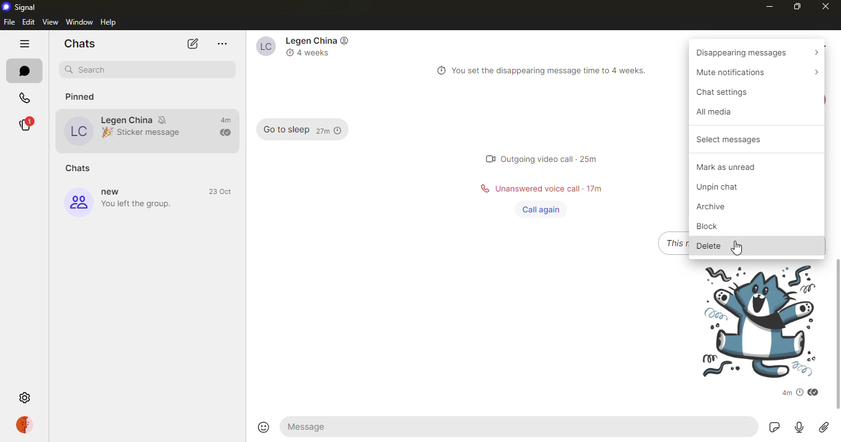 Image resolution: width=841 pixels, height=442 pixels. I want to click on sticker, so click(773, 428).